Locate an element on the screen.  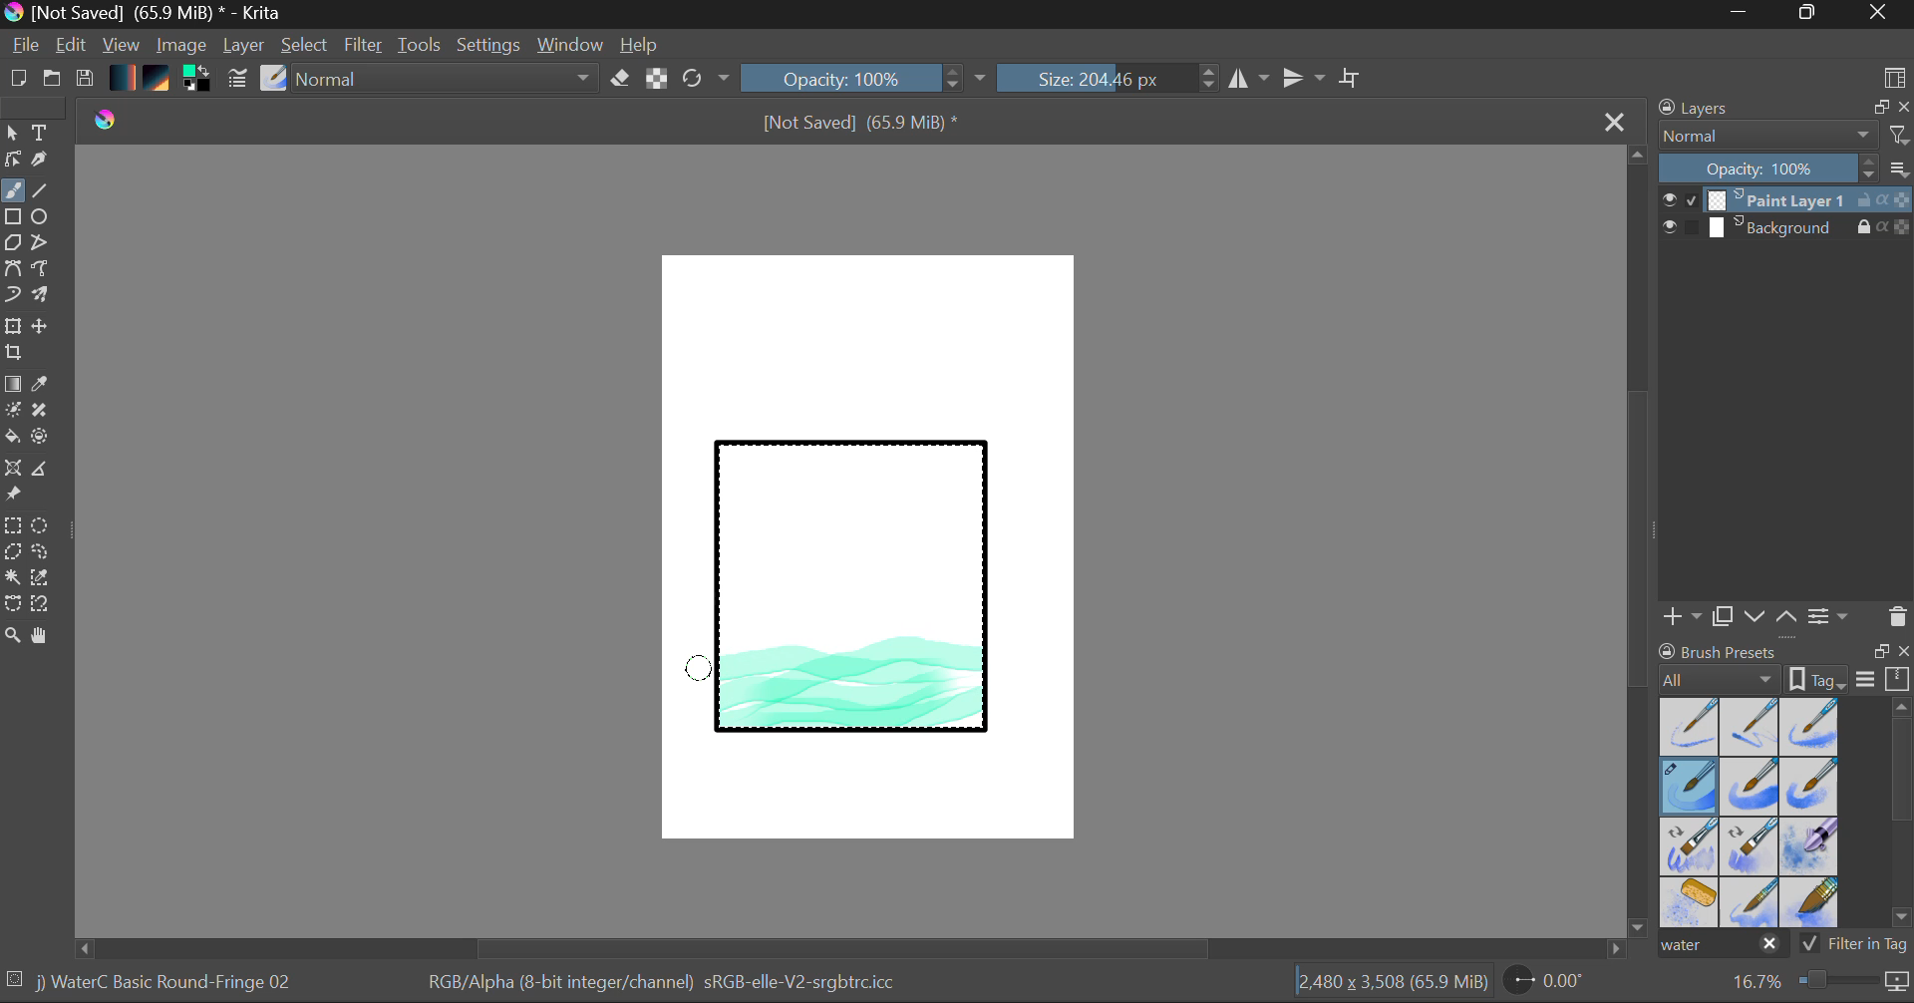
File is located at coordinates (26, 48).